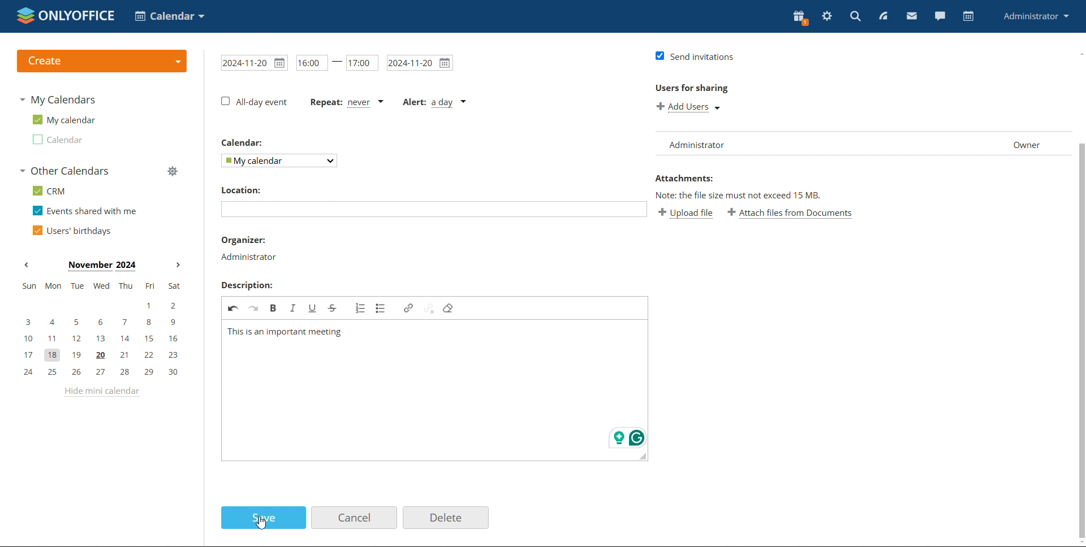  I want to click on all-day event, so click(254, 101).